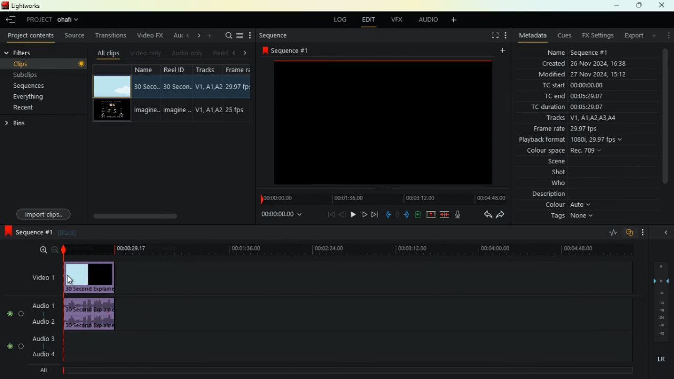 This screenshot has height=379, width=674. What do you see at coordinates (388, 215) in the screenshot?
I see `pull` at bounding box center [388, 215].